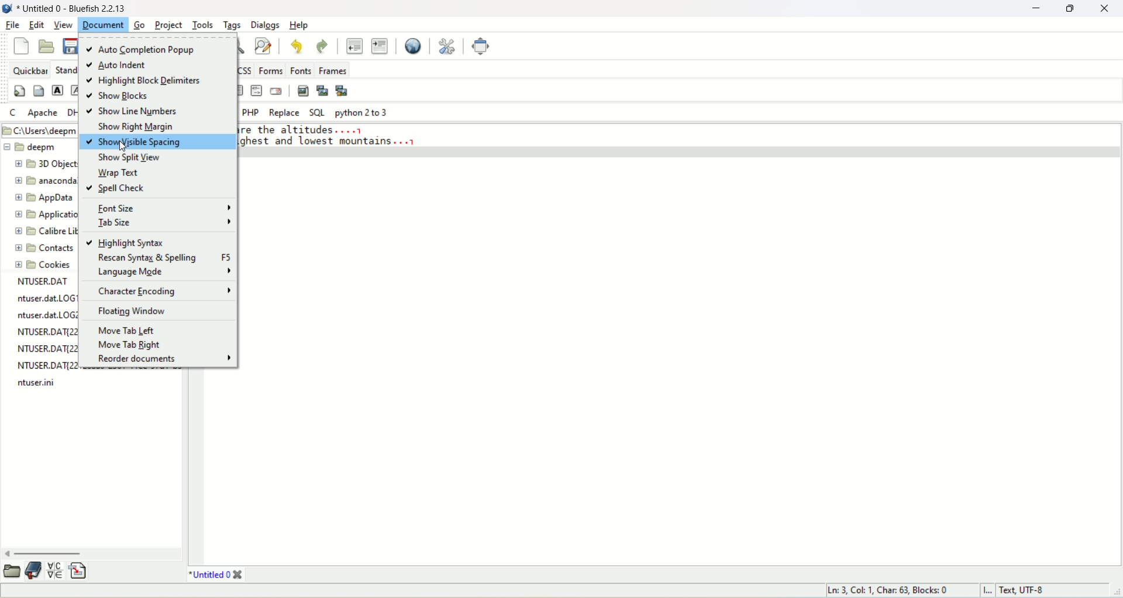 This screenshot has height=598, width=1123. I want to click on 3D object, so click(40, 163).